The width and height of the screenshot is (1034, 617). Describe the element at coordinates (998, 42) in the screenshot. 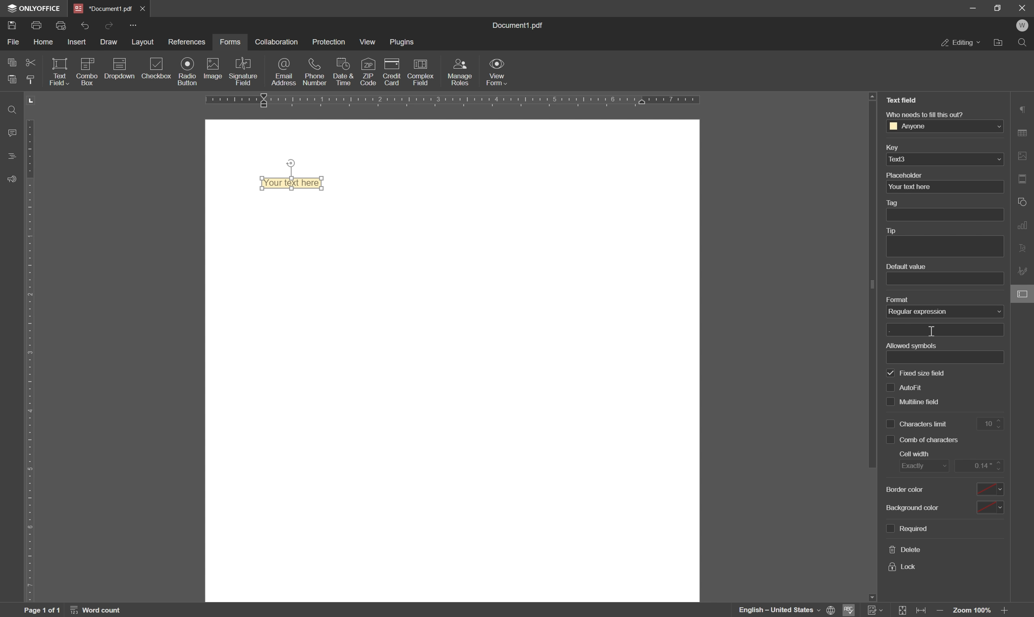

I see `open file location` at that location.